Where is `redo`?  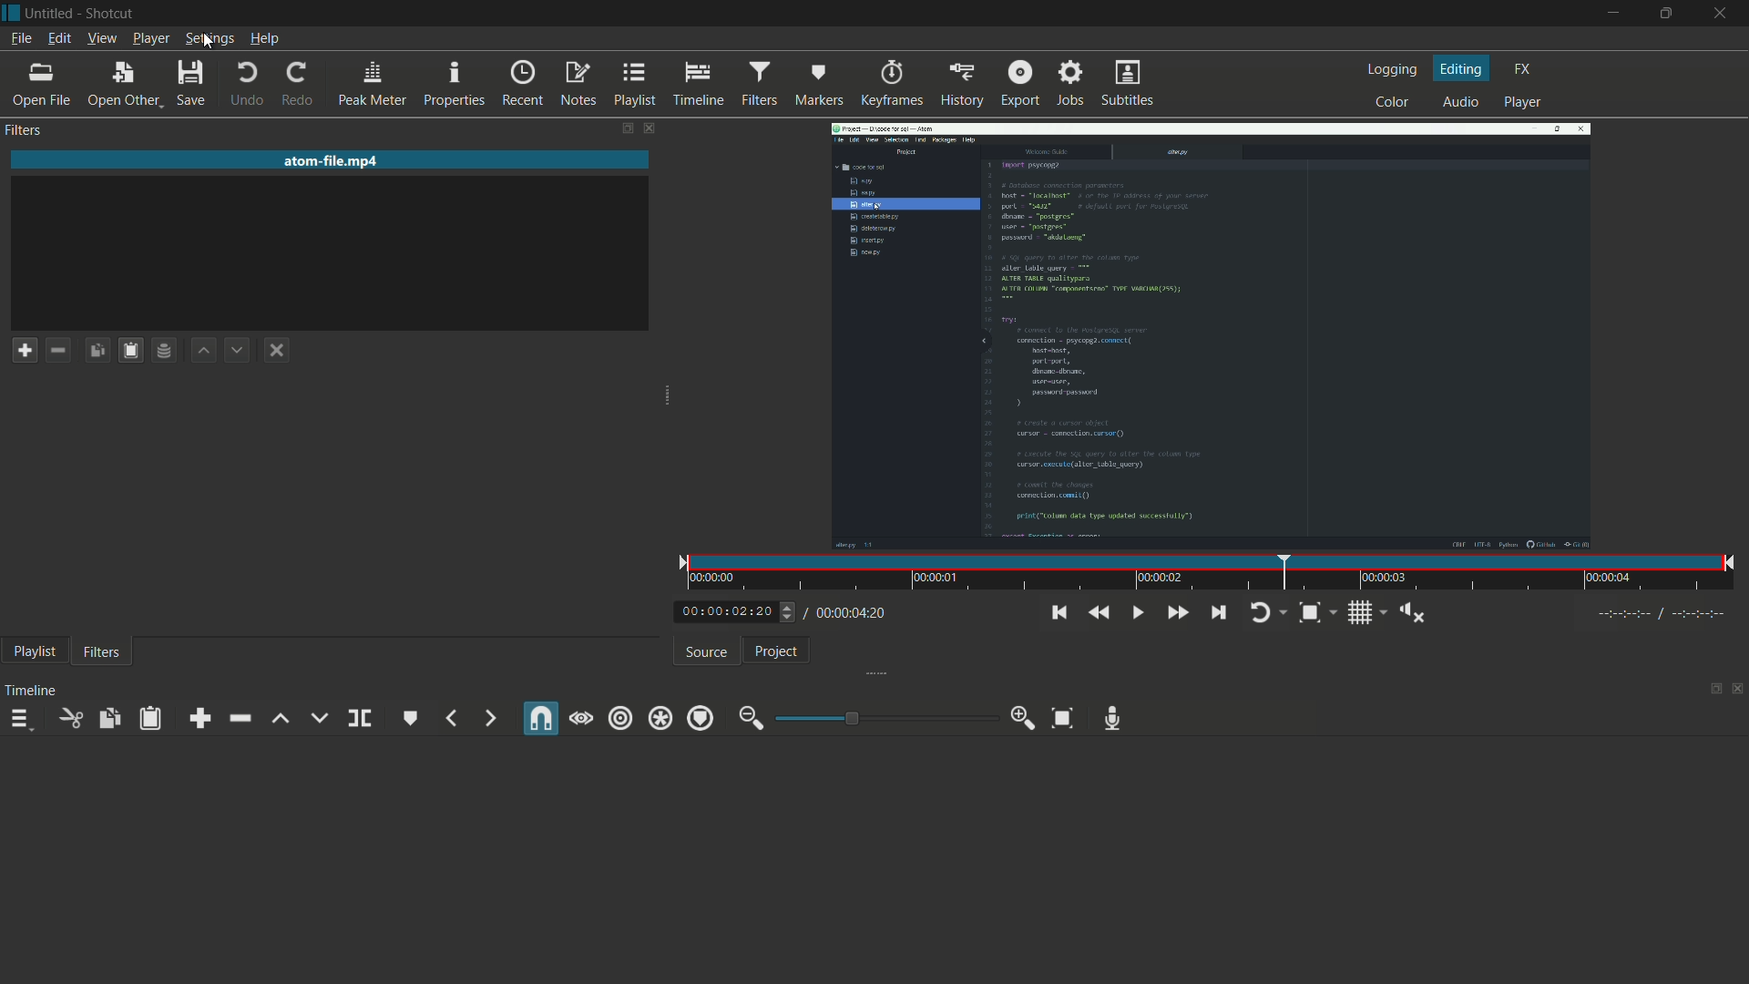
redo is located at coordinates (300, 84).